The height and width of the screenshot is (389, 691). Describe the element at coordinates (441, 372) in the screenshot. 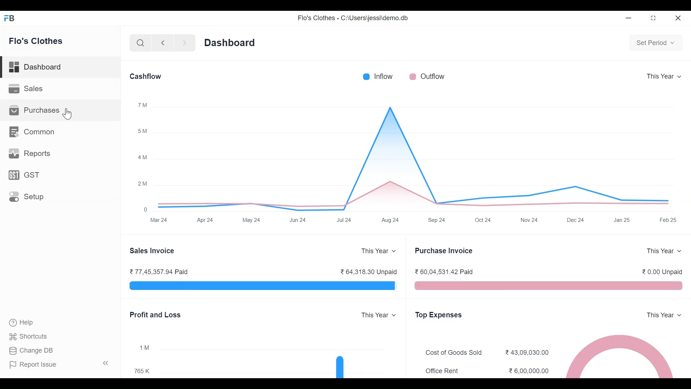

I see `Office Rent` at that location.